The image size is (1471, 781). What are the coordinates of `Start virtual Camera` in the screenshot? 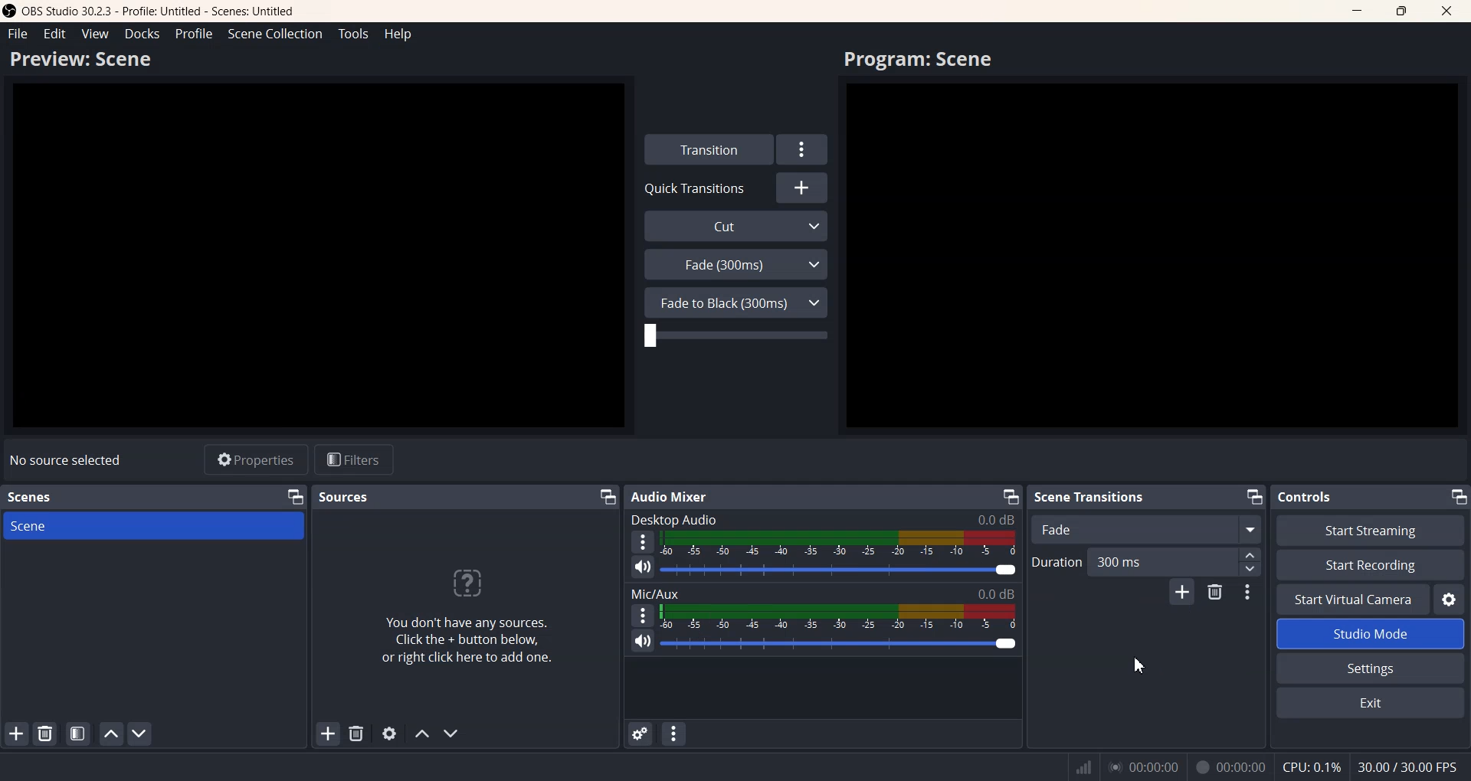 It's located at (1351, 597).